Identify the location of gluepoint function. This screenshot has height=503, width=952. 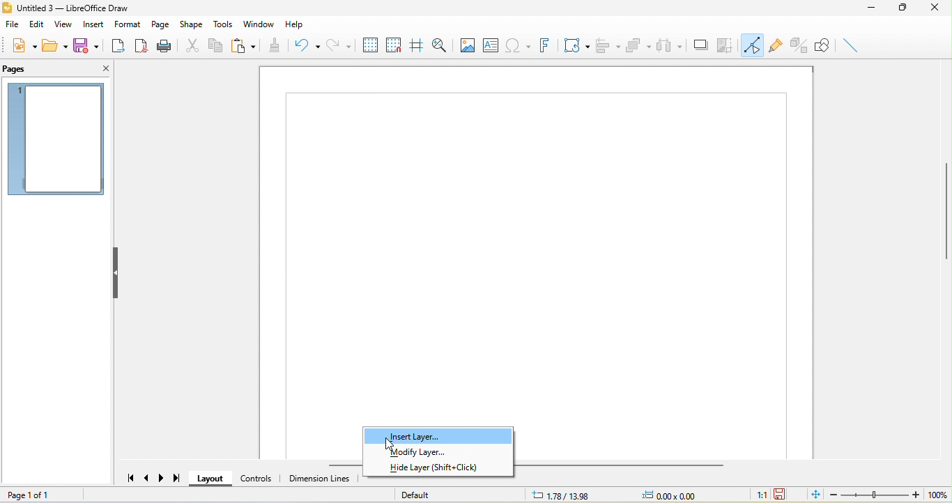
(777, 45).